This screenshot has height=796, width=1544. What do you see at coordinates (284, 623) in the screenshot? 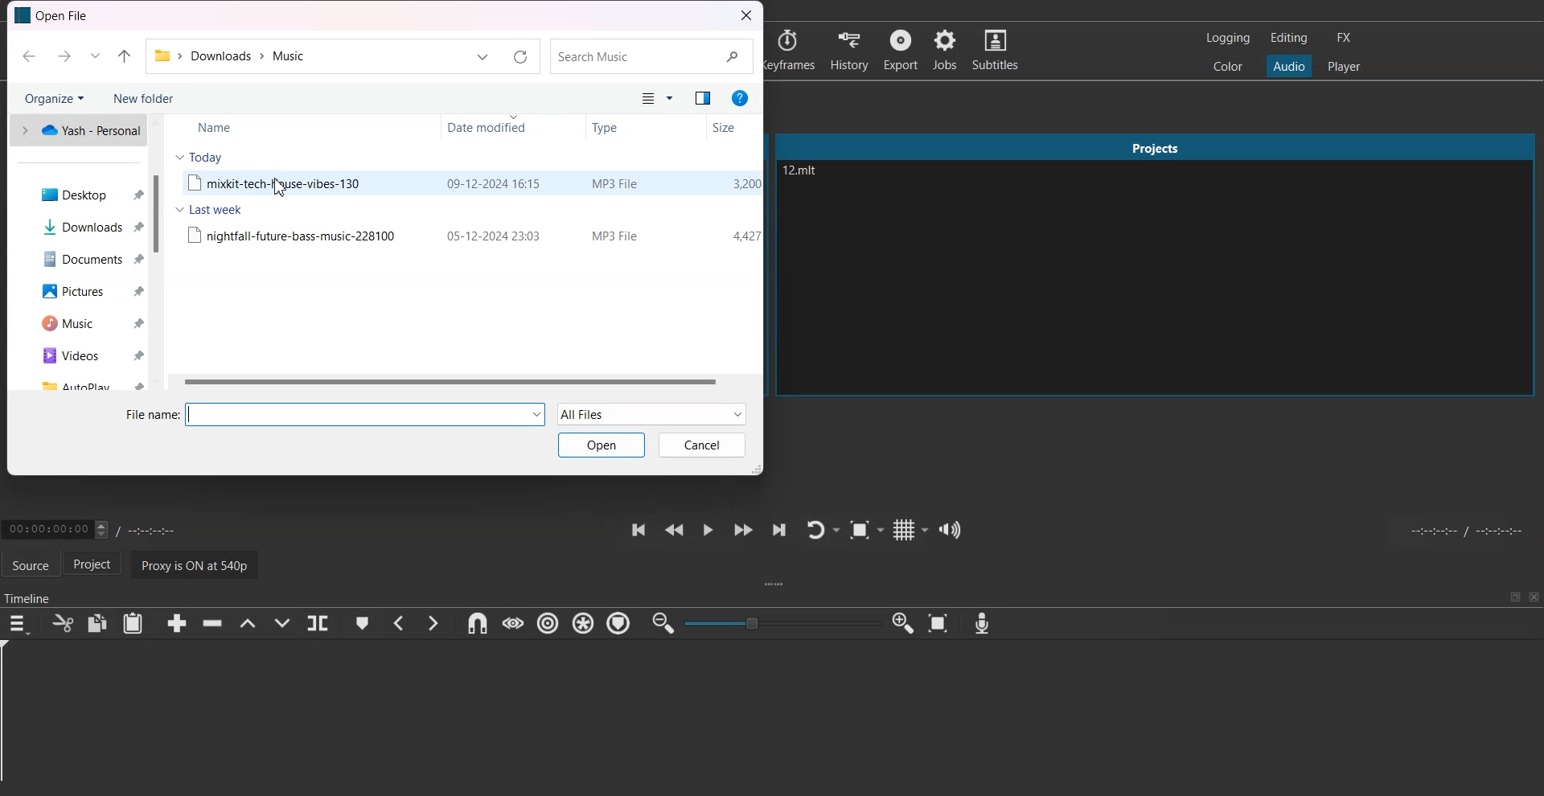
I see `Overwrite` at bounding box center [284, 623].